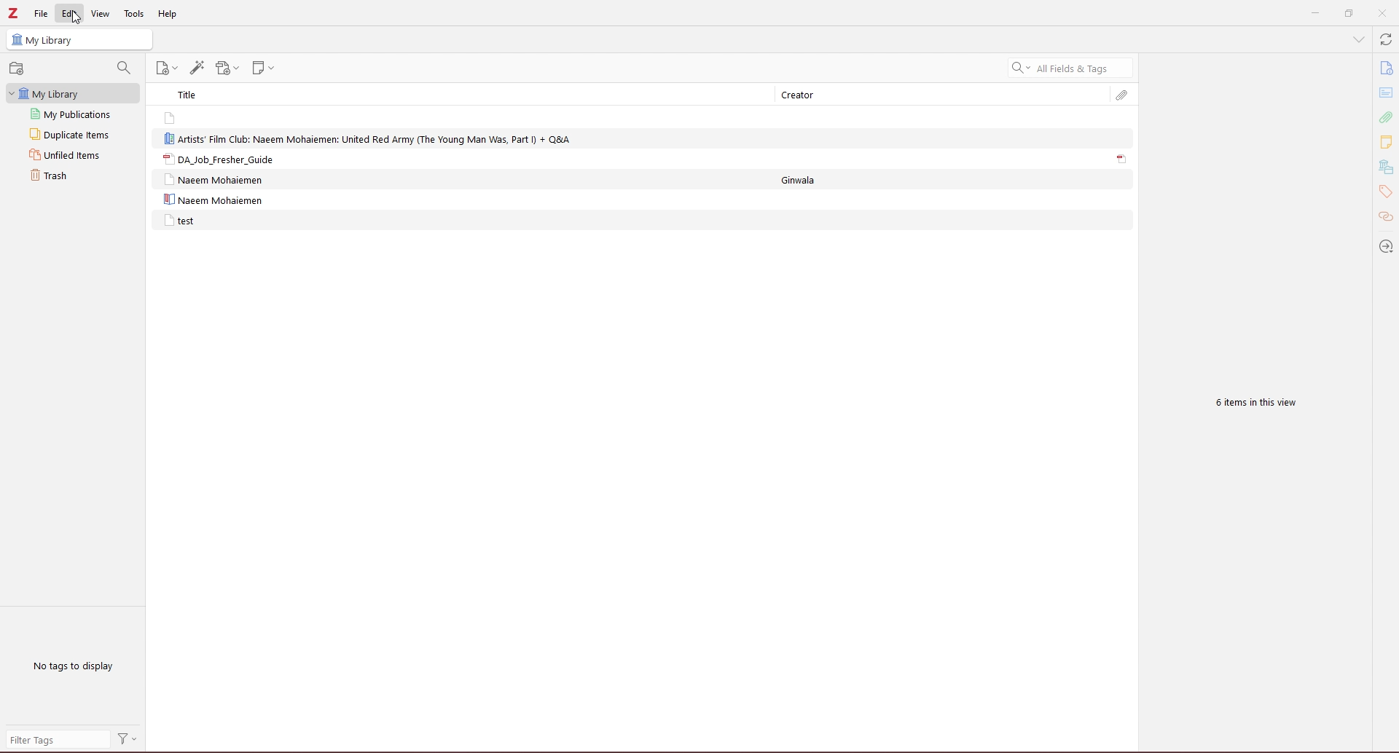 This screenshot has width=1399, height=753. Describe the element at coordinates (227, 68) in the screenshot. I see `add attachment` at that location.